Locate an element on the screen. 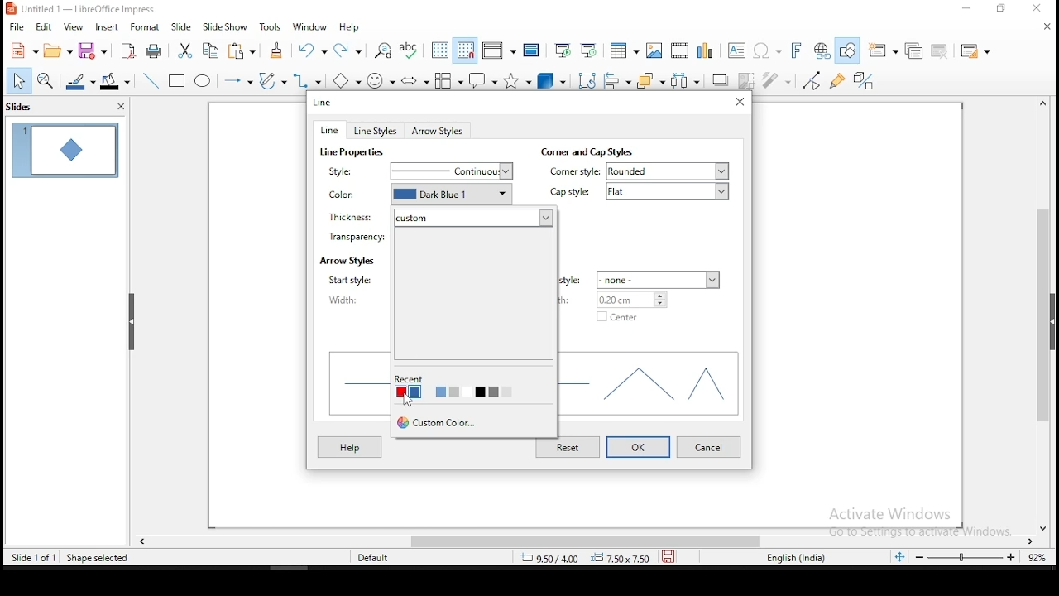  scroll bar is located at coordinates (1047, 311).